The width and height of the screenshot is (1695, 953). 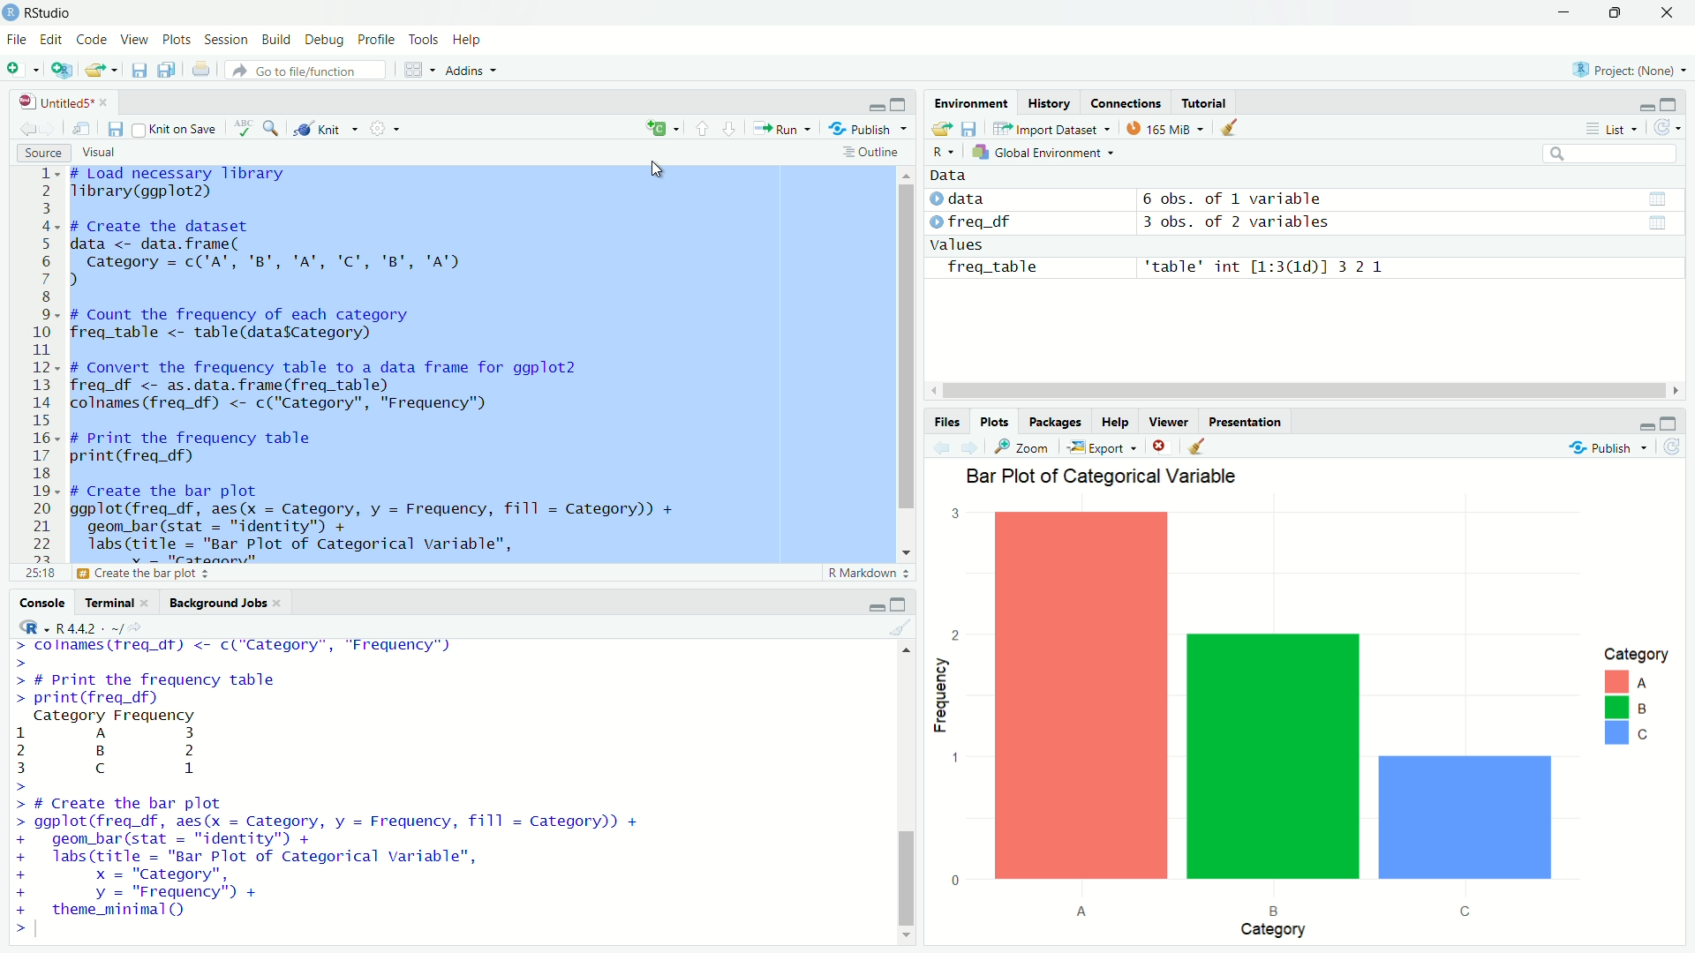 I want to click on help, so click(x=1115, y=423).